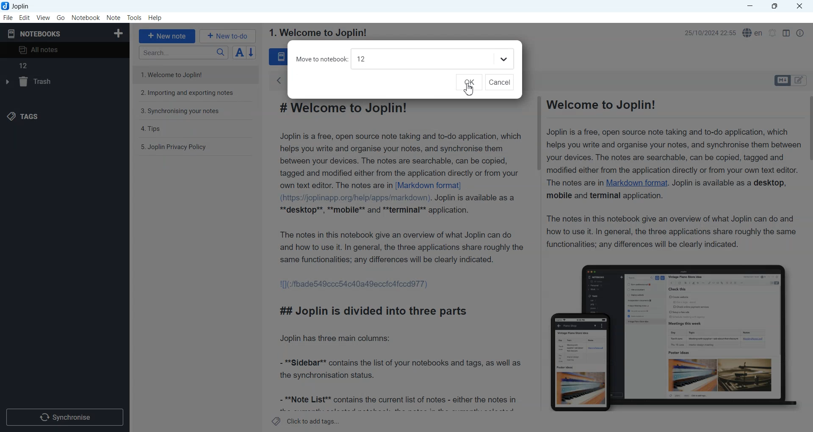 The width and height of the screenshot is (813, 432). I want to click on 1. Welcome to Joplin!, so click(178, 74).